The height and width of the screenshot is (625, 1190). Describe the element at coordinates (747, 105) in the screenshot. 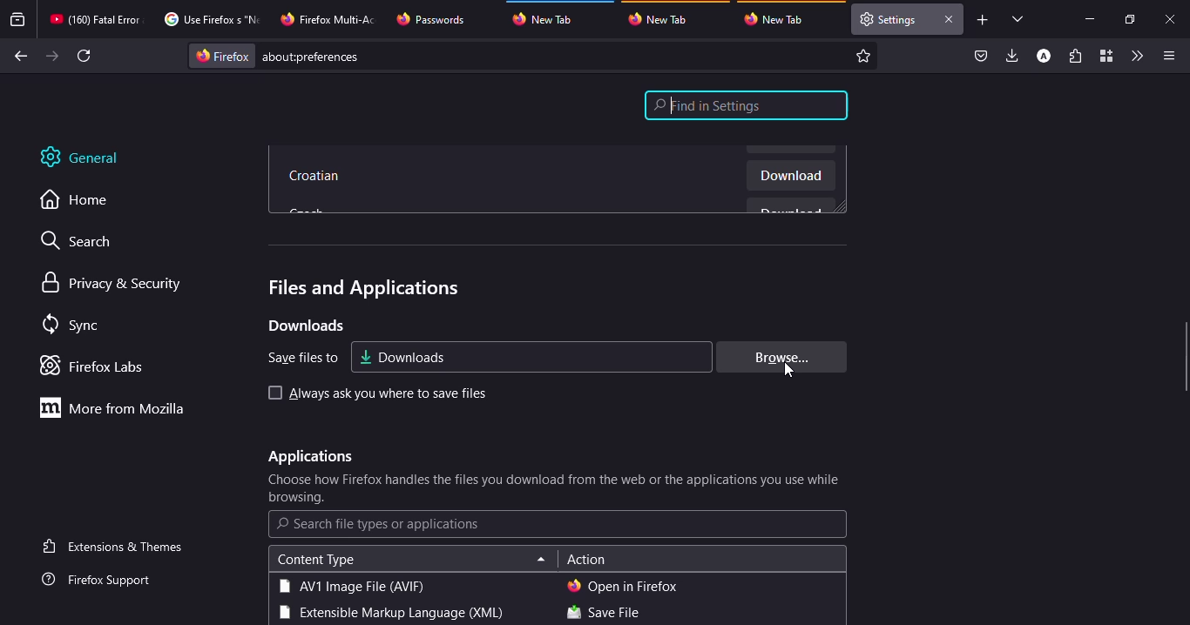

I see `find` at that location.